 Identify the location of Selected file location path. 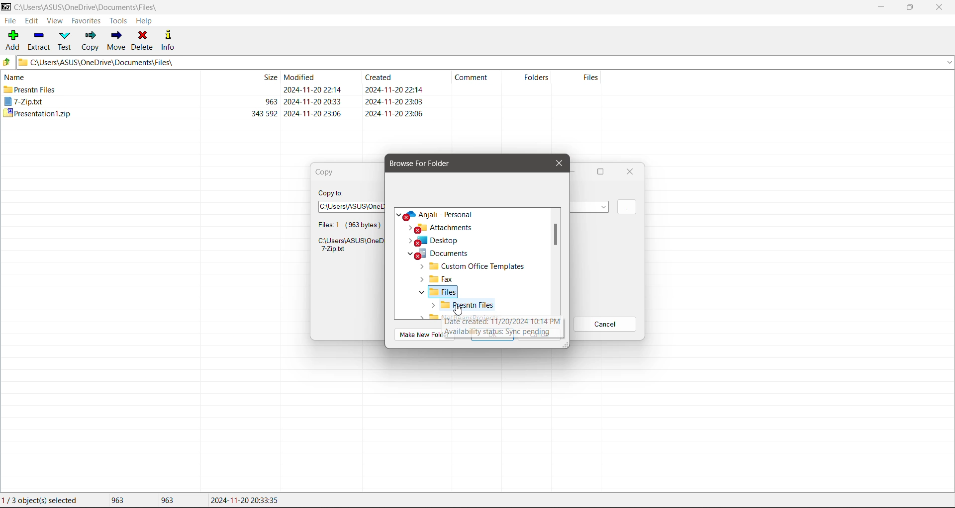
(348, 247).